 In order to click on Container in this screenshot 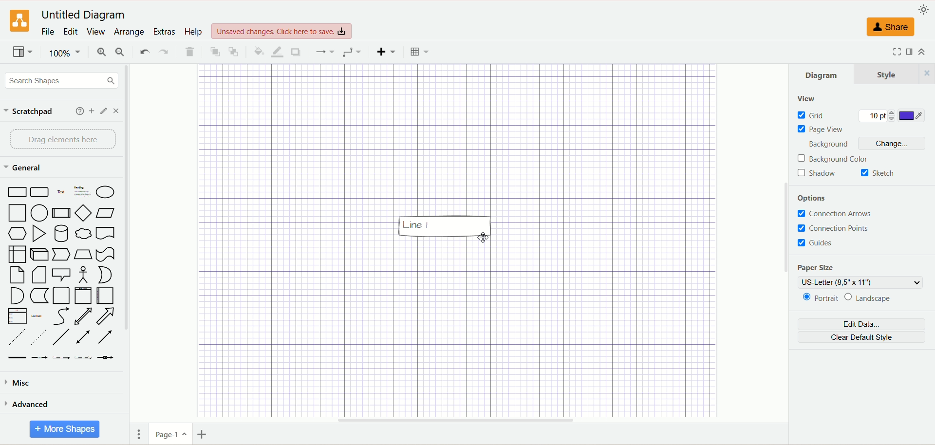, I will do `click(61, 296)`.